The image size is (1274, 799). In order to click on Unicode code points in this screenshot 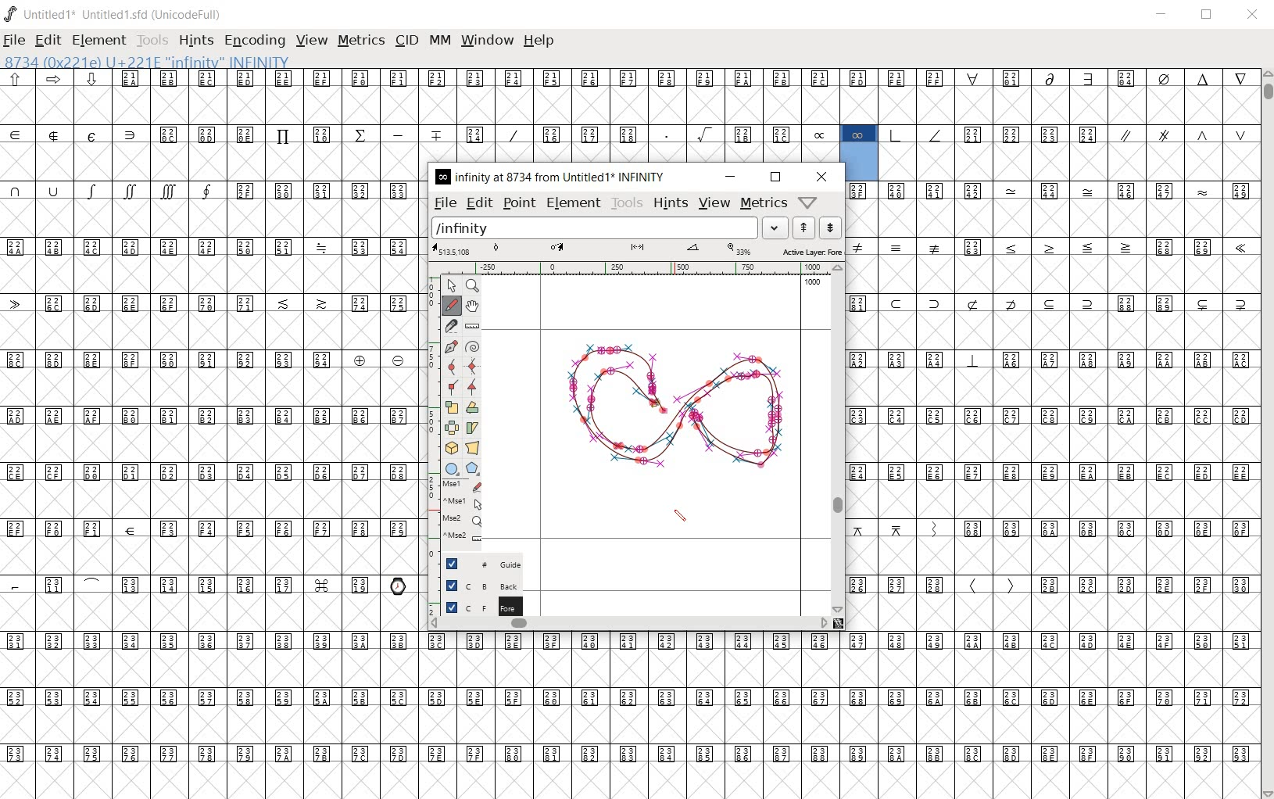, I will do `click(864, 303)`.